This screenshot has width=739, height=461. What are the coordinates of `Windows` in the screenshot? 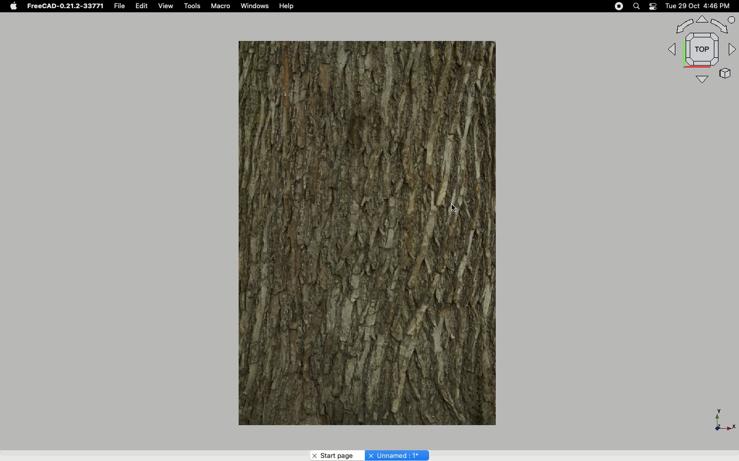 It's located at (258, 7).